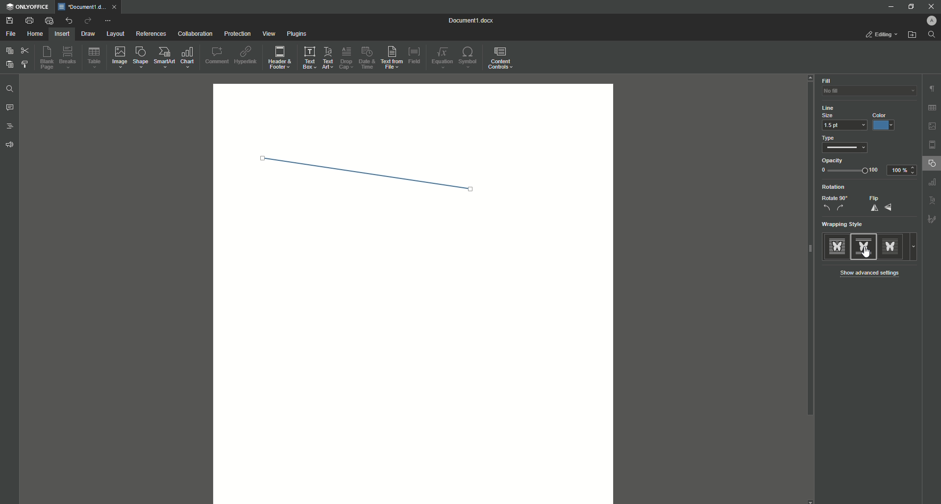 The height and width of the screenshot is (504, 941). I want to click on Insert, so click(61, 33).